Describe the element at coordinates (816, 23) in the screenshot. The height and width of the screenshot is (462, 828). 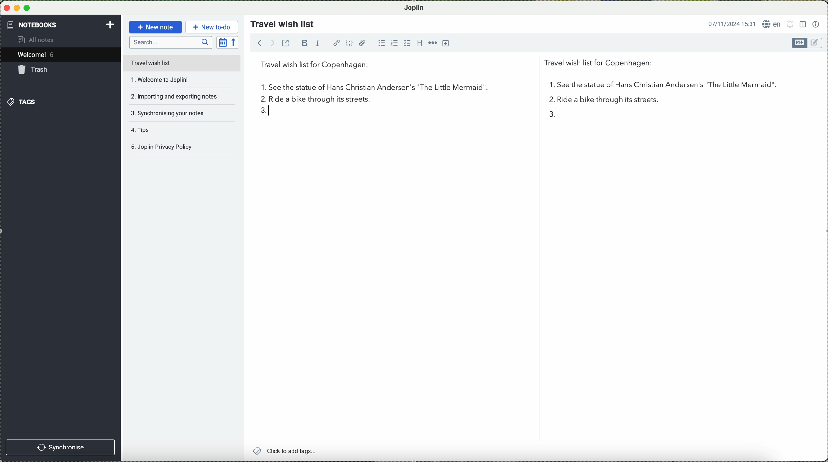
I see `note properties` at that location.